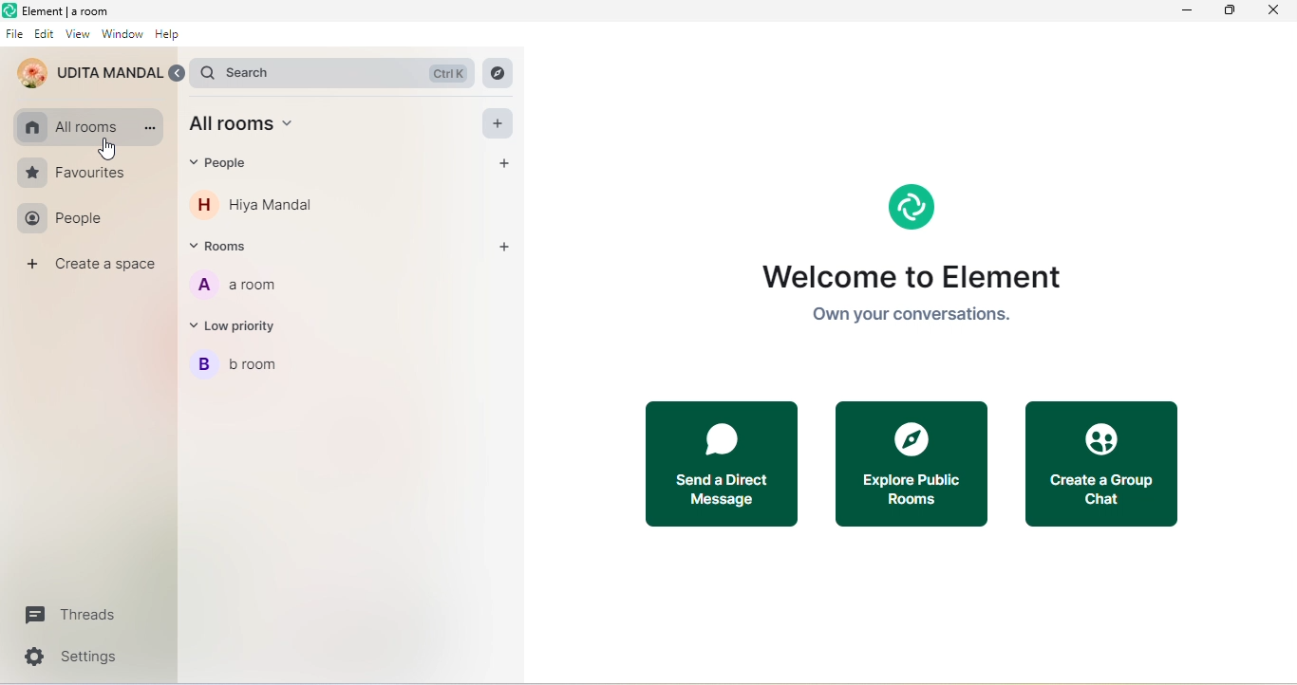 The width and height of the screenshot is (1297, 685). What do you see at coordinates (500, 125) in the screenshot?
I see `Add All Rooms` at bounding box center [500, 125].